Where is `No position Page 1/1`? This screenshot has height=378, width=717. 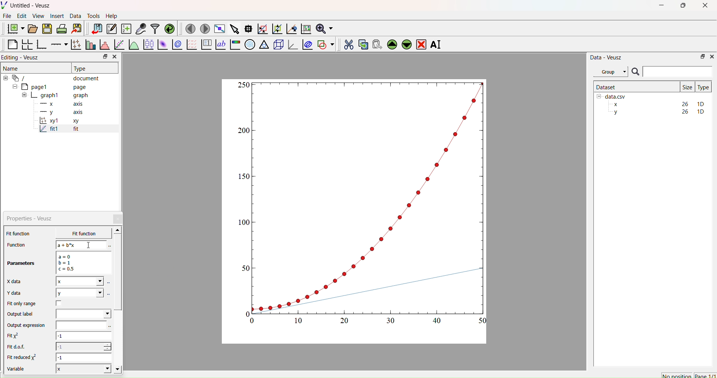 No position Page 1/1 is located at coordinates (688, 375).